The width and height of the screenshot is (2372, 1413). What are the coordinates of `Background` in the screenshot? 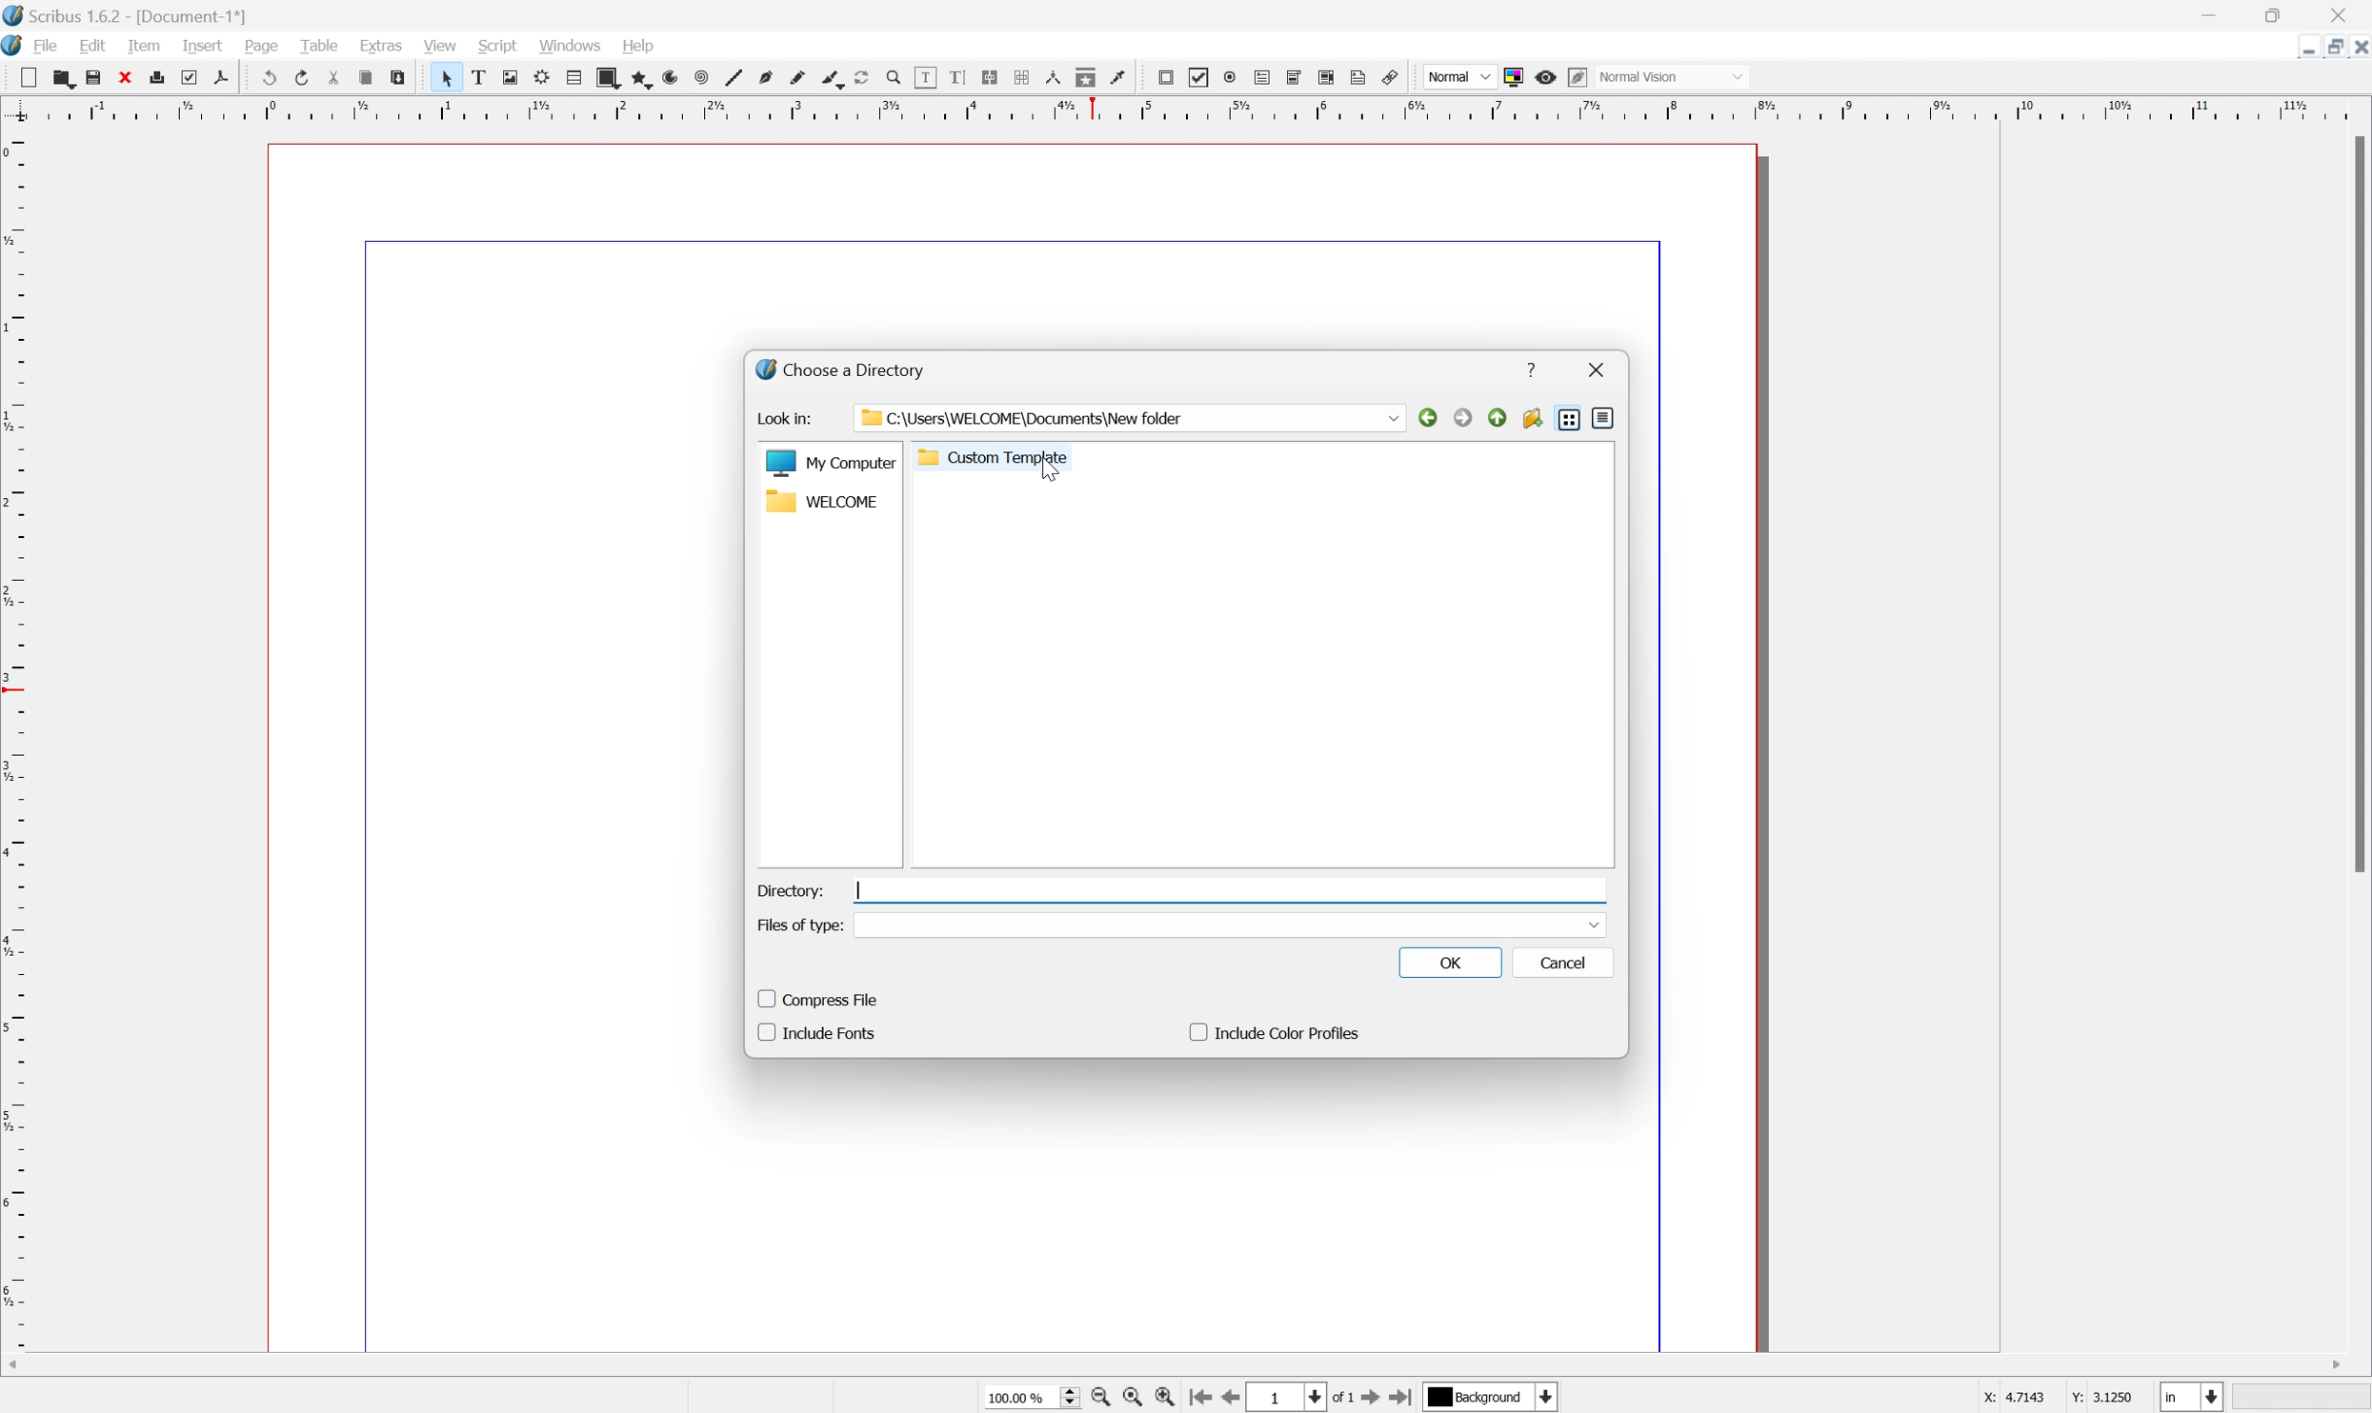 It's located at (1492, 1398).